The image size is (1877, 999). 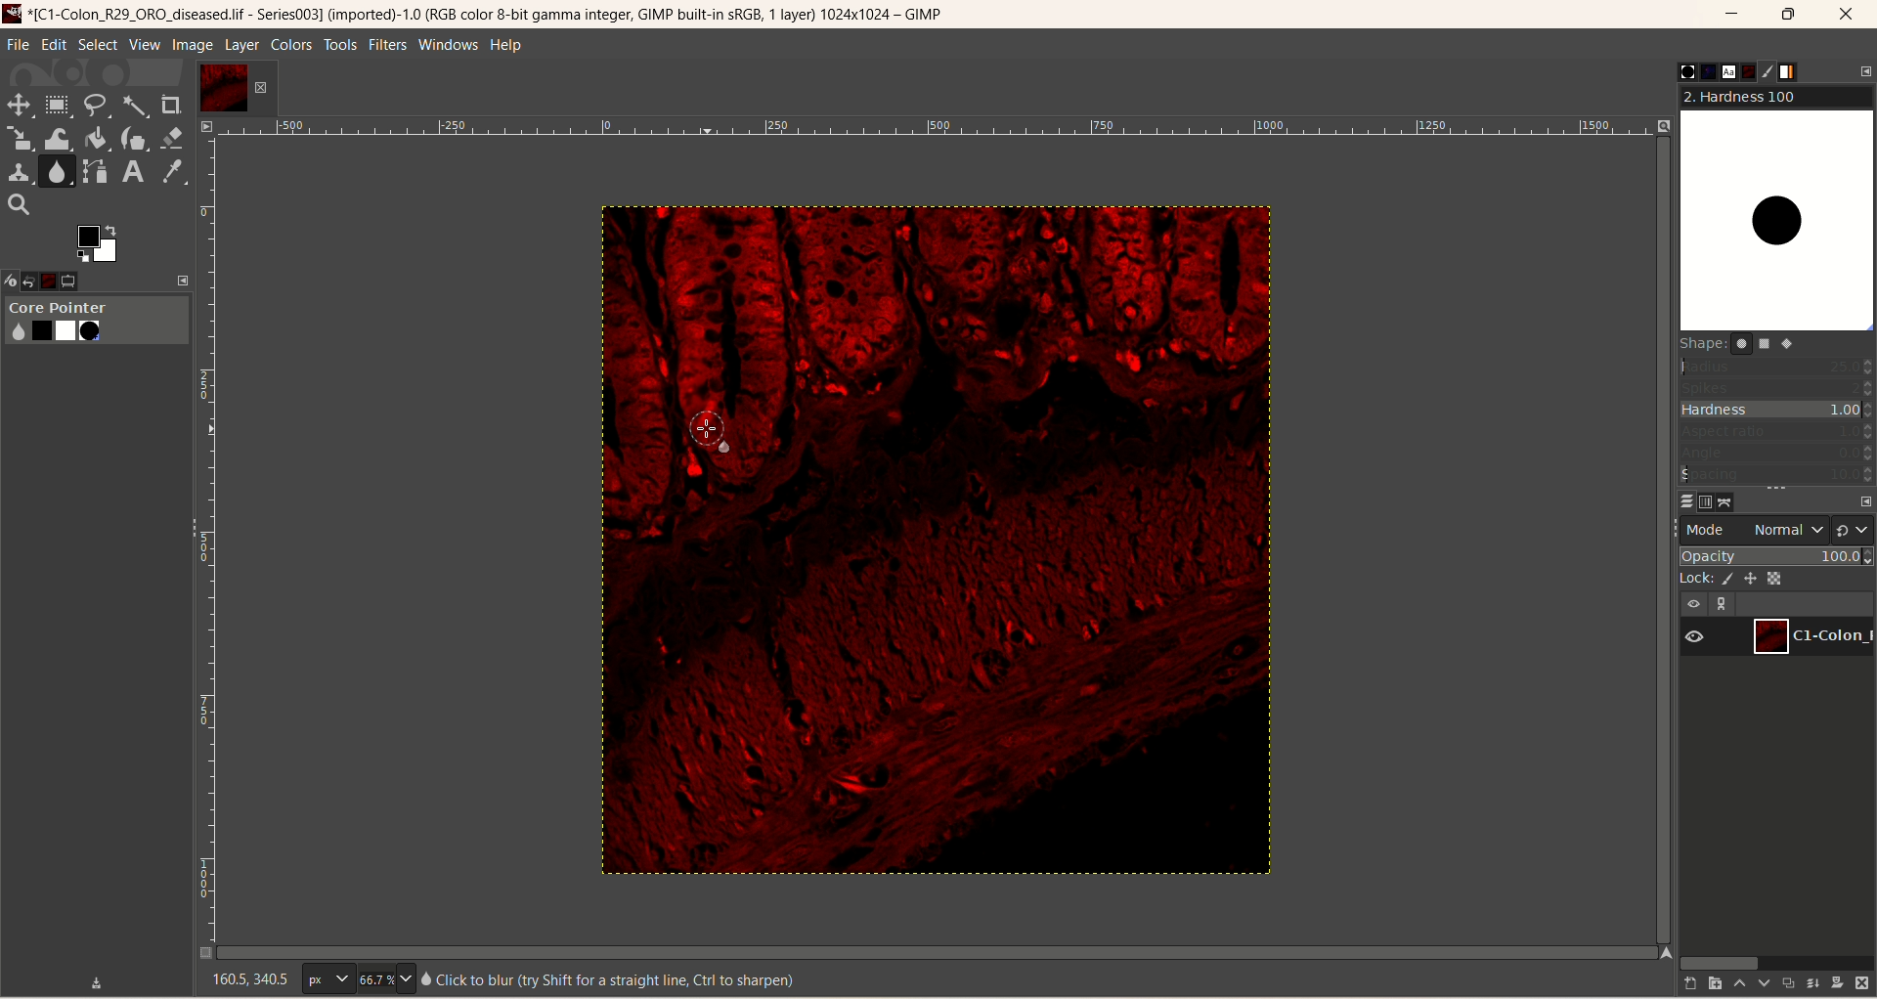 I want to click on shapes, so click(x=1748, y=347).